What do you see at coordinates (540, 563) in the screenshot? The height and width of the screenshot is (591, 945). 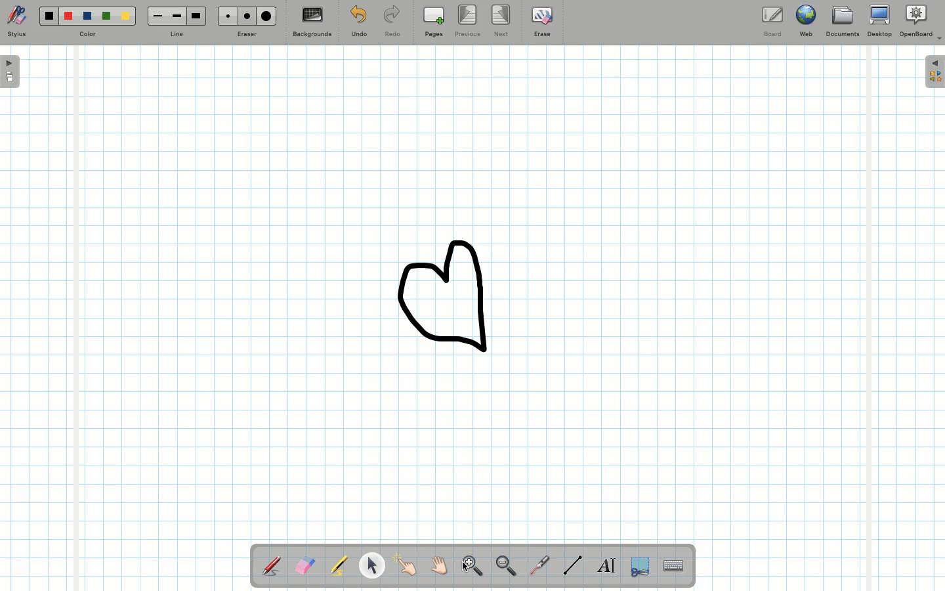 I see `Laser pointer` at bounding box center [540, 563].